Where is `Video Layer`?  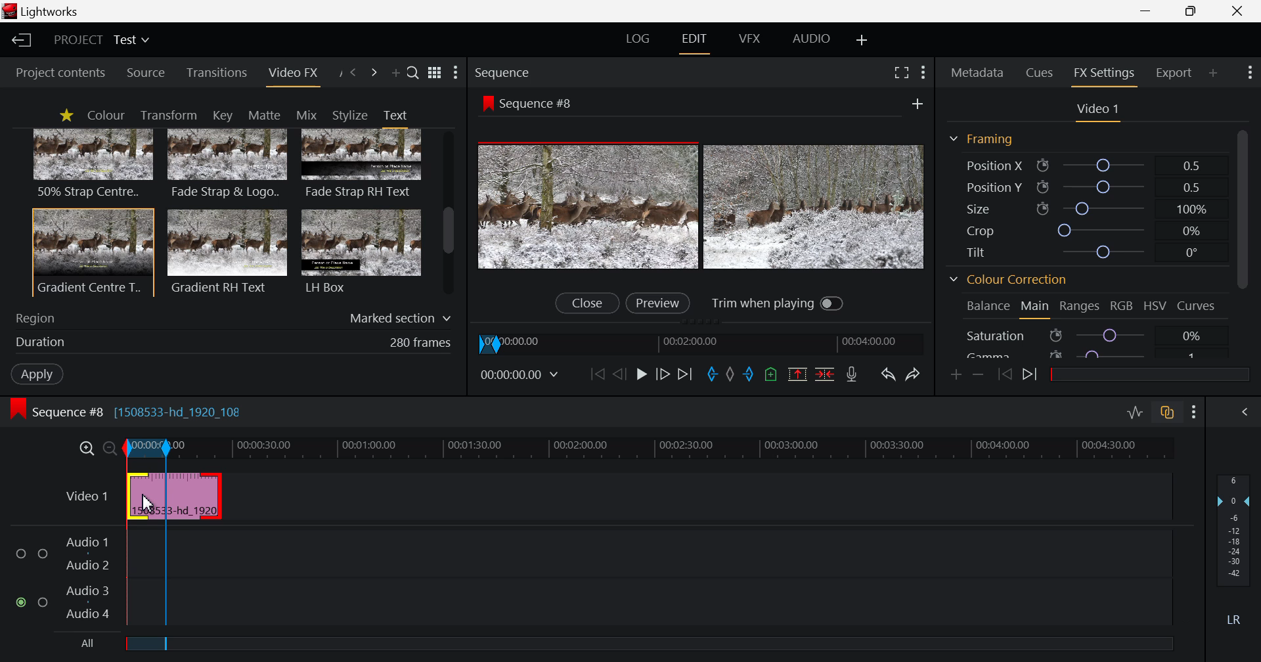 Video Layer is located at coordinates (85, 494).